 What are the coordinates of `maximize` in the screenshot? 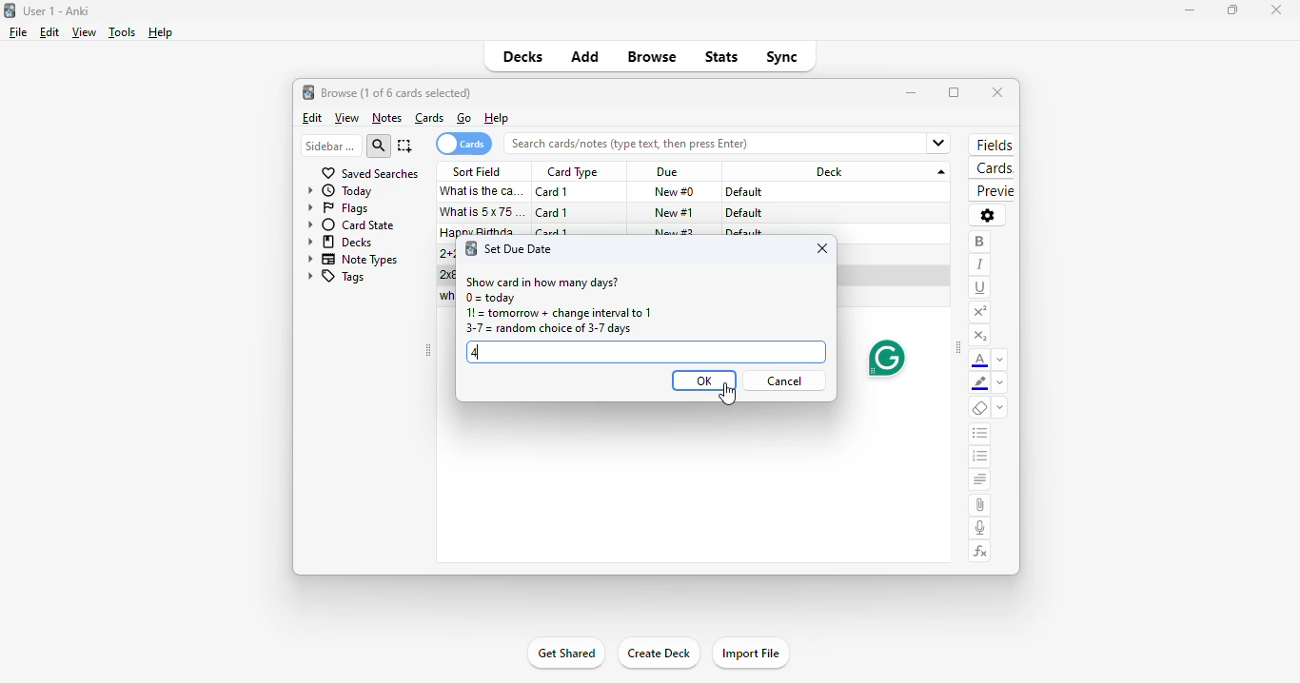 It's located at (954, 92).